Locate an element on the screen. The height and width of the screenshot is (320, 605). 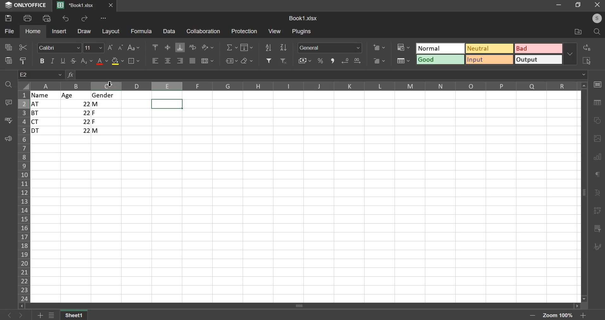
fill is located at coordinates (246, 47).